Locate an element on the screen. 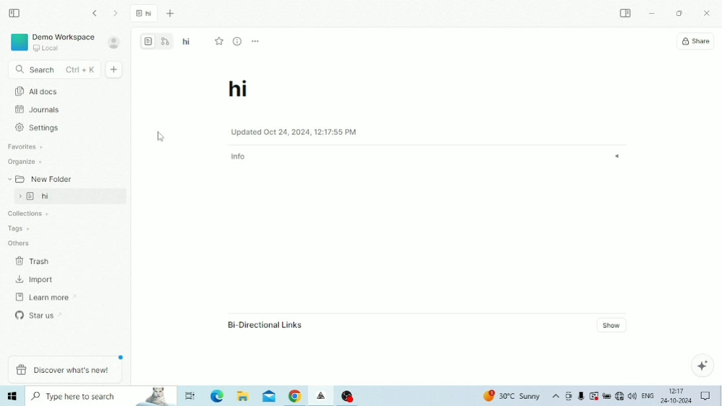 This screenshot has width=722, height=406. Go back is located at coordinates (97, 13).